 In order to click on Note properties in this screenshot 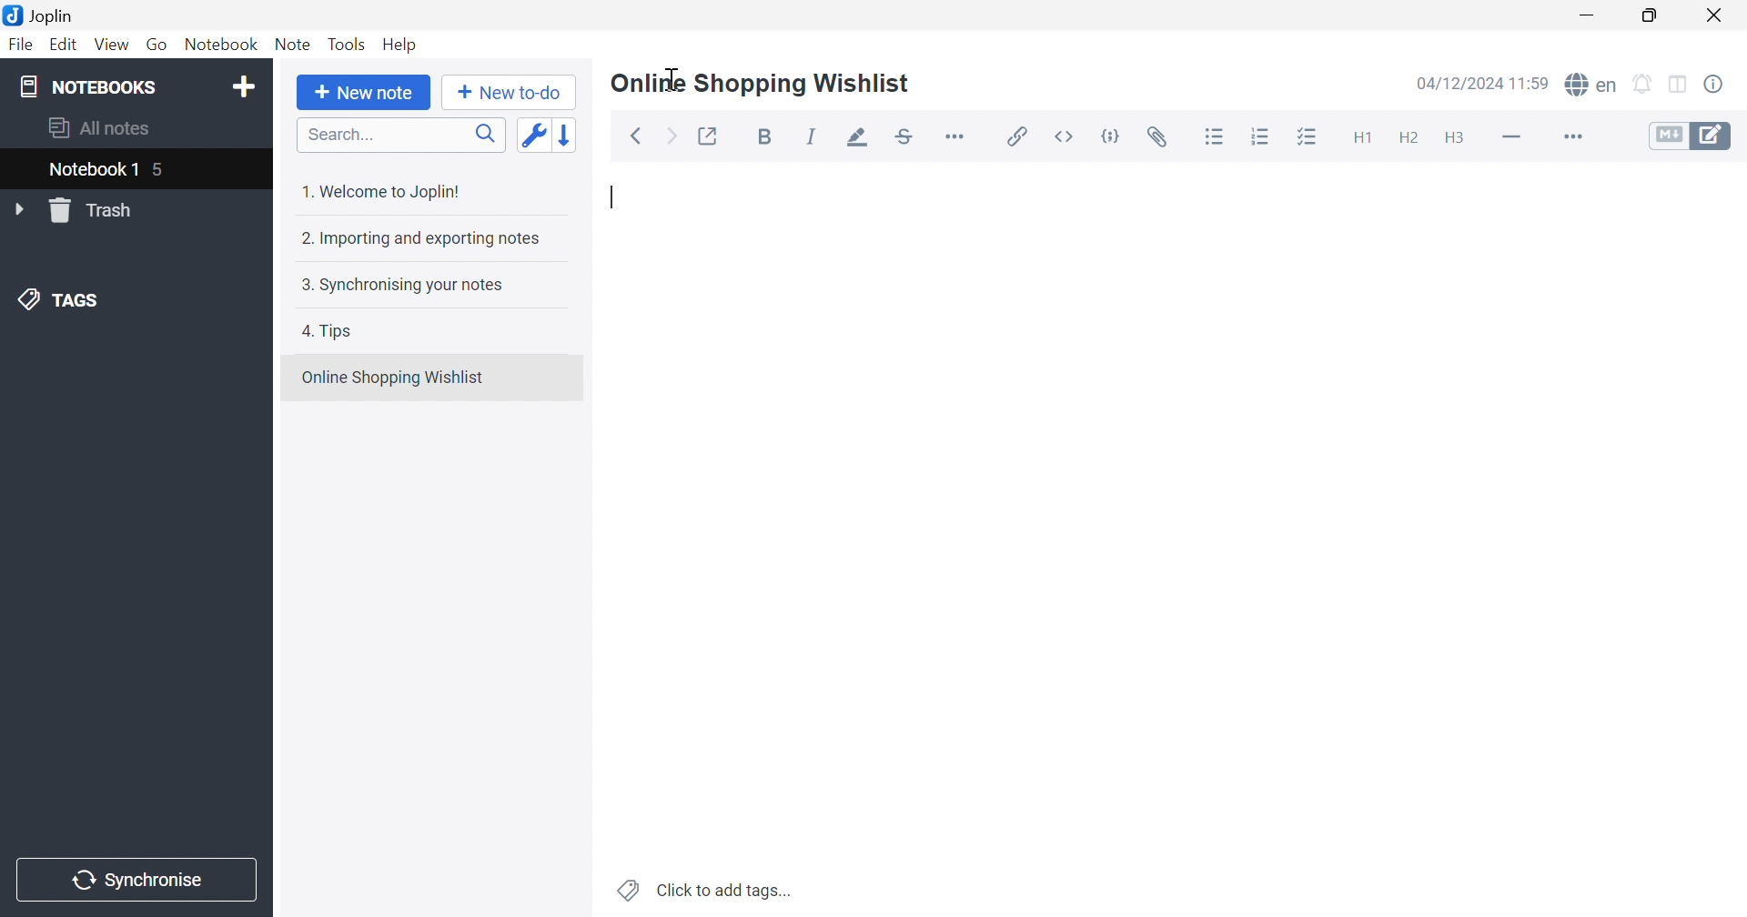, I will do `click(1717, 82)`.